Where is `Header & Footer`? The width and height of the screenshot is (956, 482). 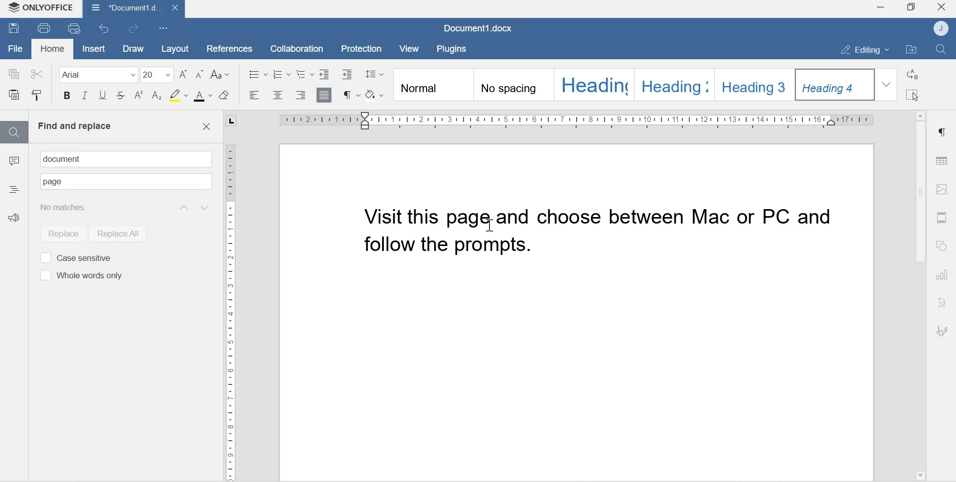 Header & Footer is located at coordinates (942, 217).